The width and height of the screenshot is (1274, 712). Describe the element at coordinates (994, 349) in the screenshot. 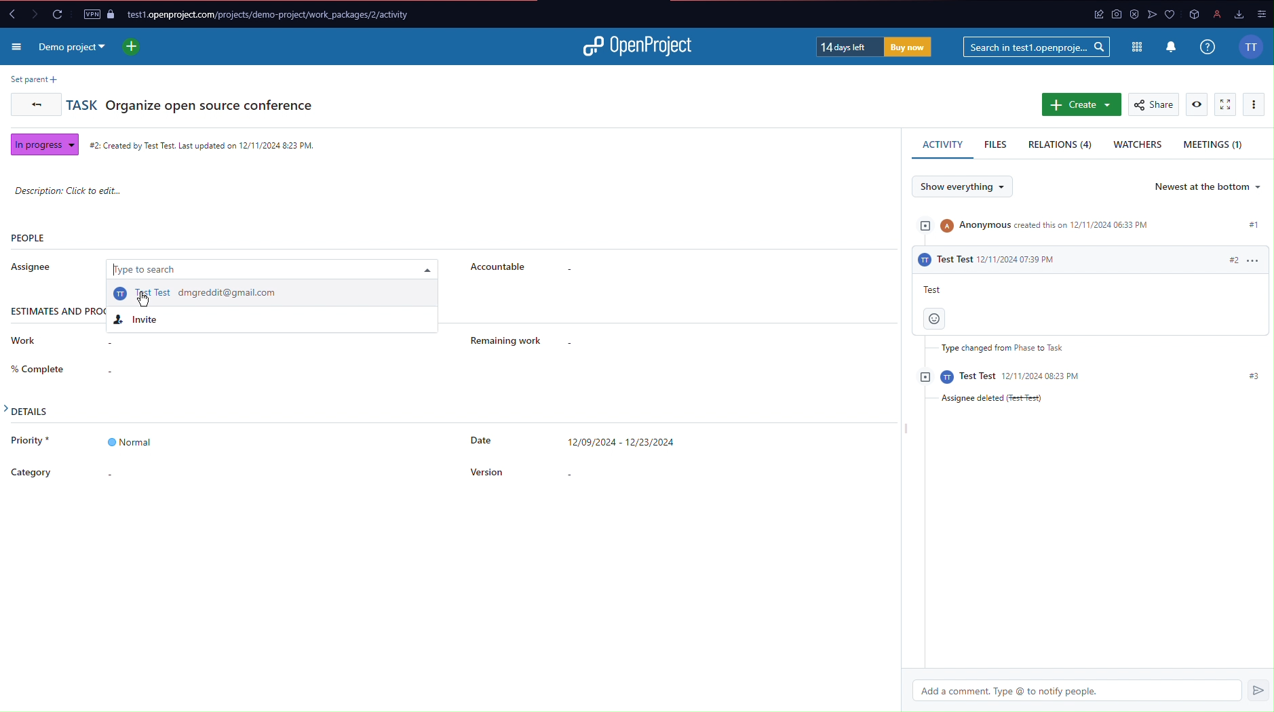

I see `Type changed from Phase to task` at that location.